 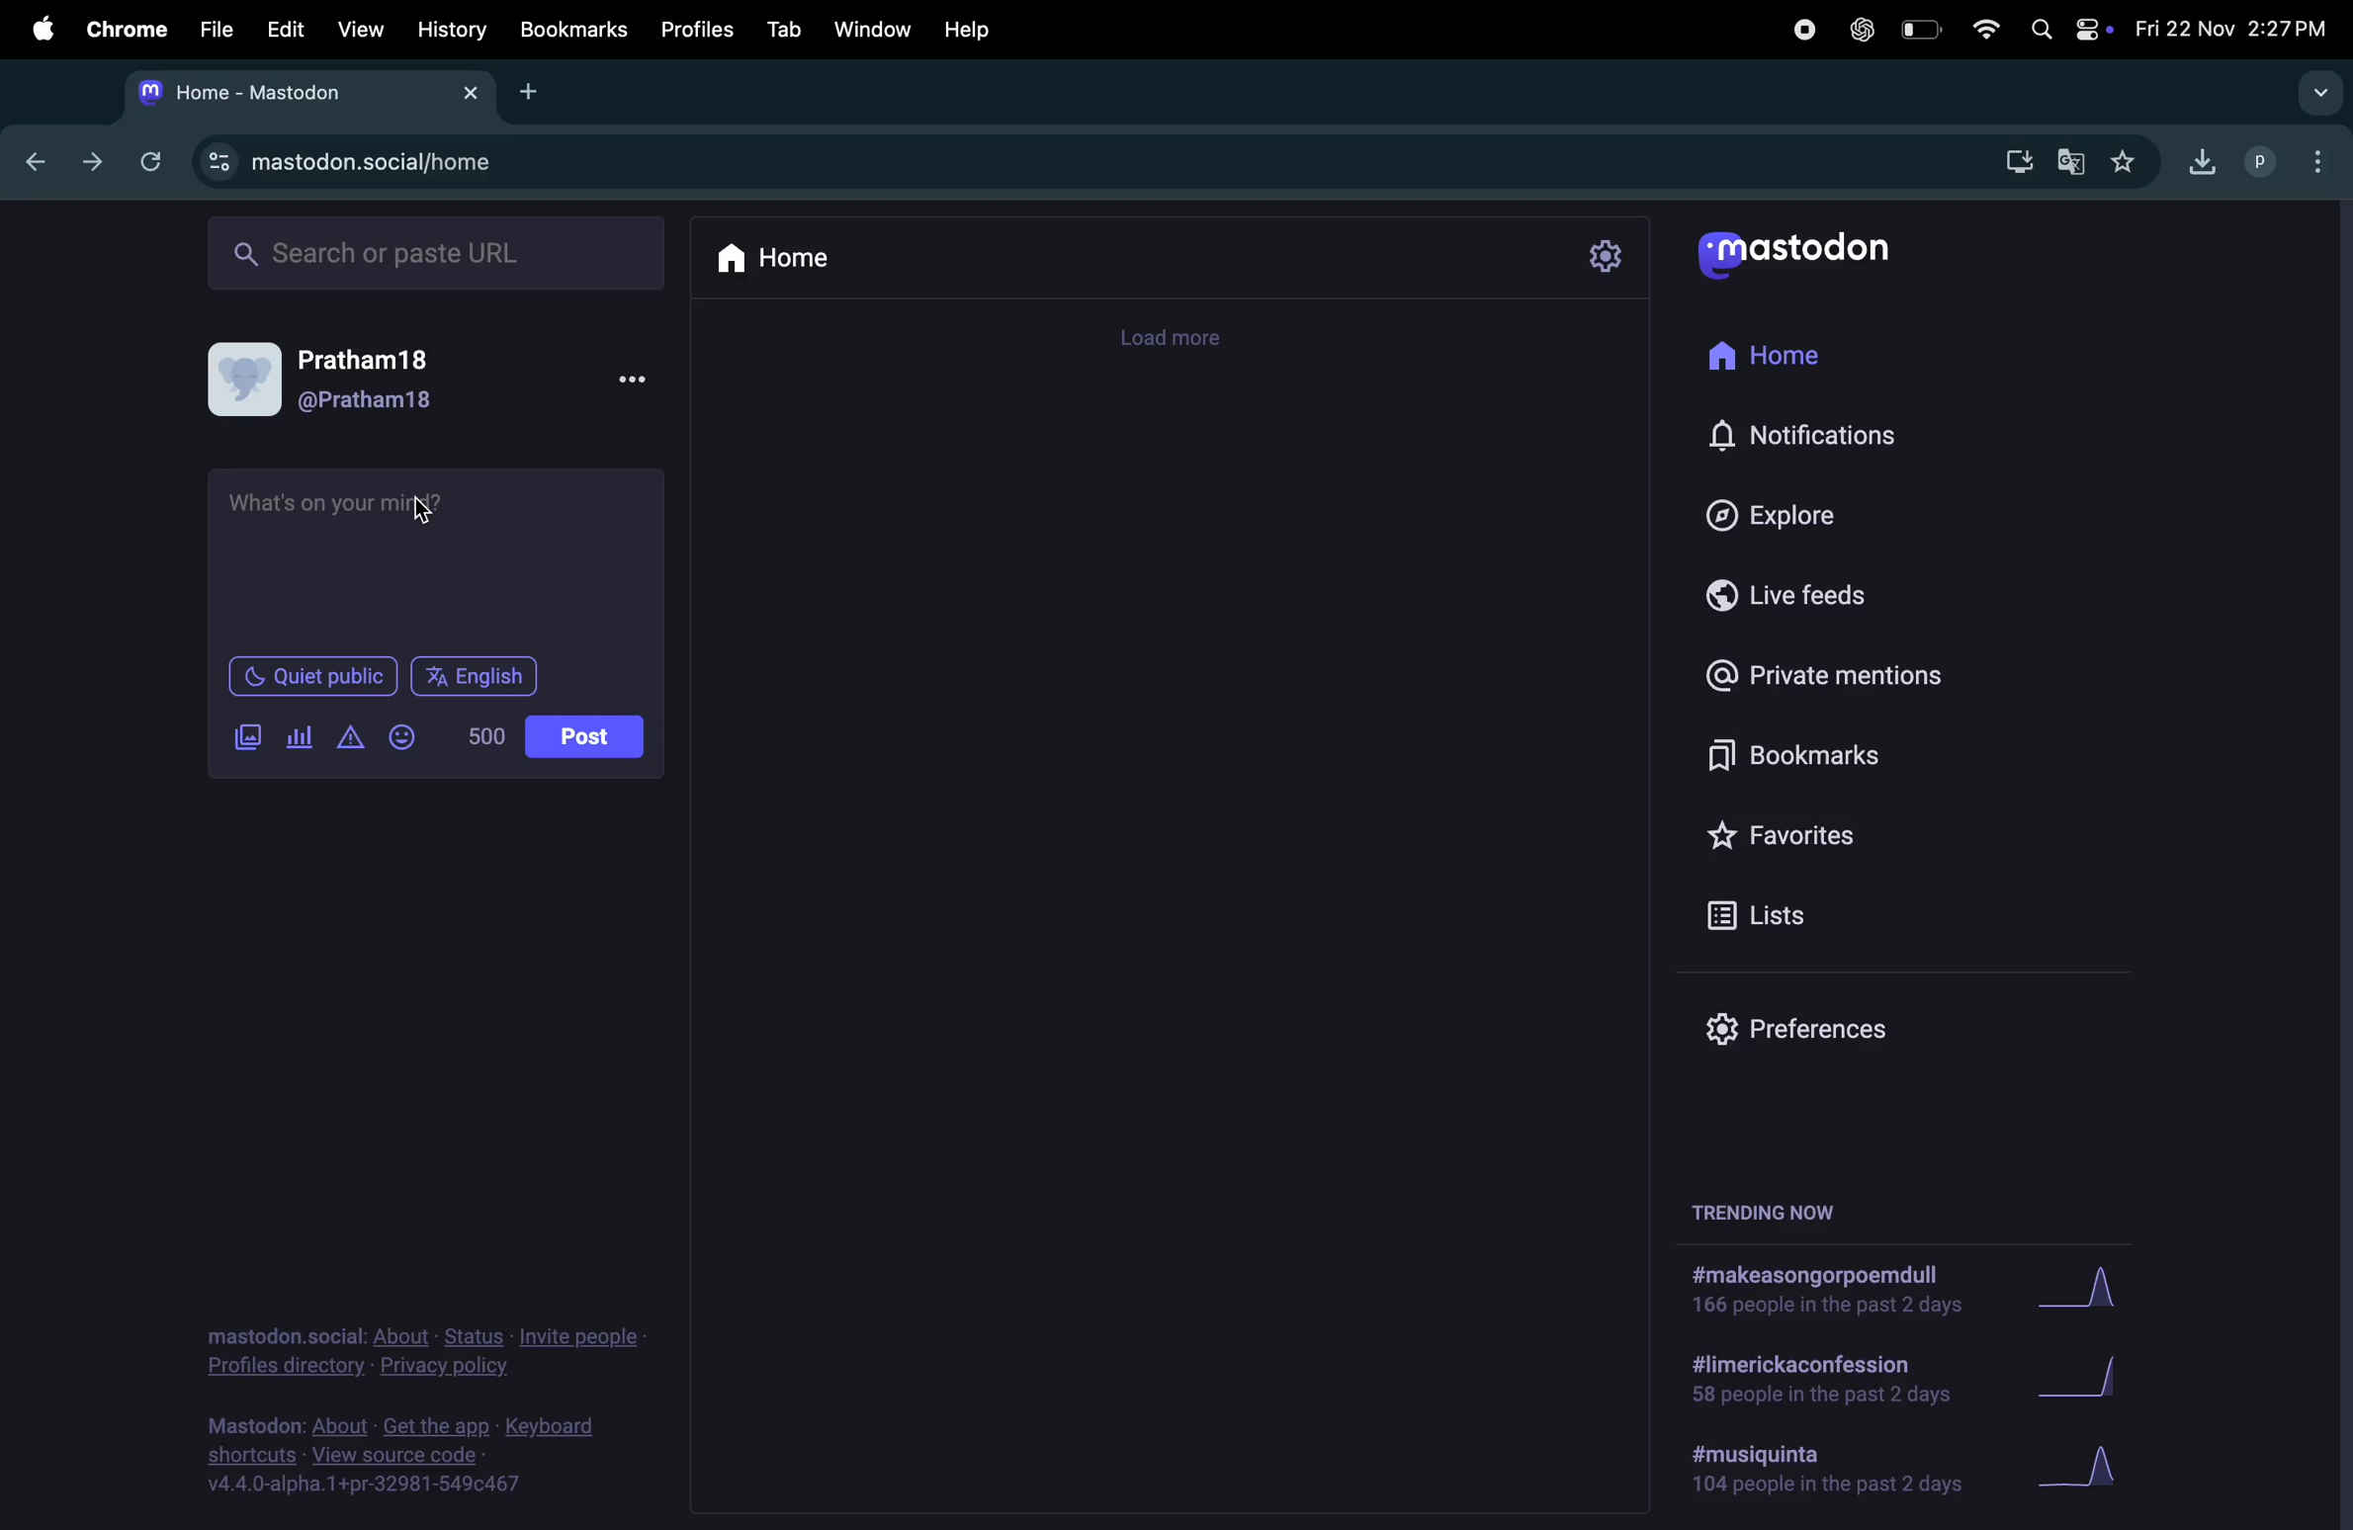 I want to click on content warning, so click(x=349, y=737).